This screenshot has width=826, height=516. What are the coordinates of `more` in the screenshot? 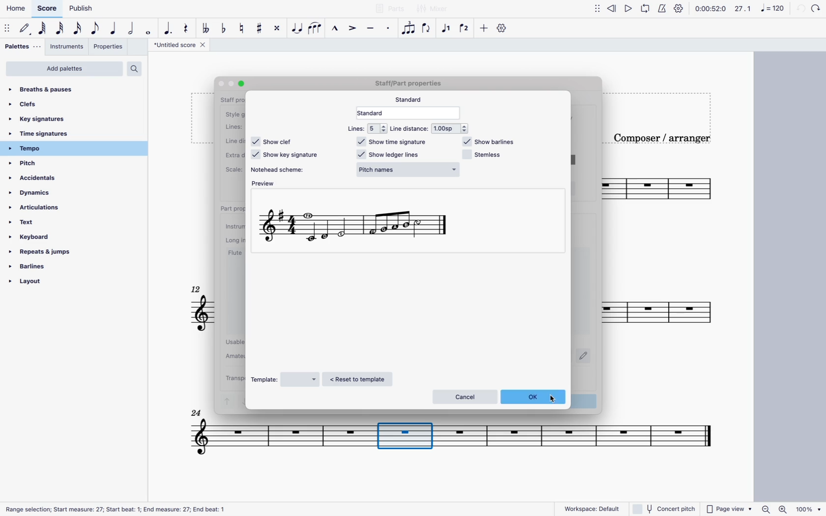 It's located at (484, 28).